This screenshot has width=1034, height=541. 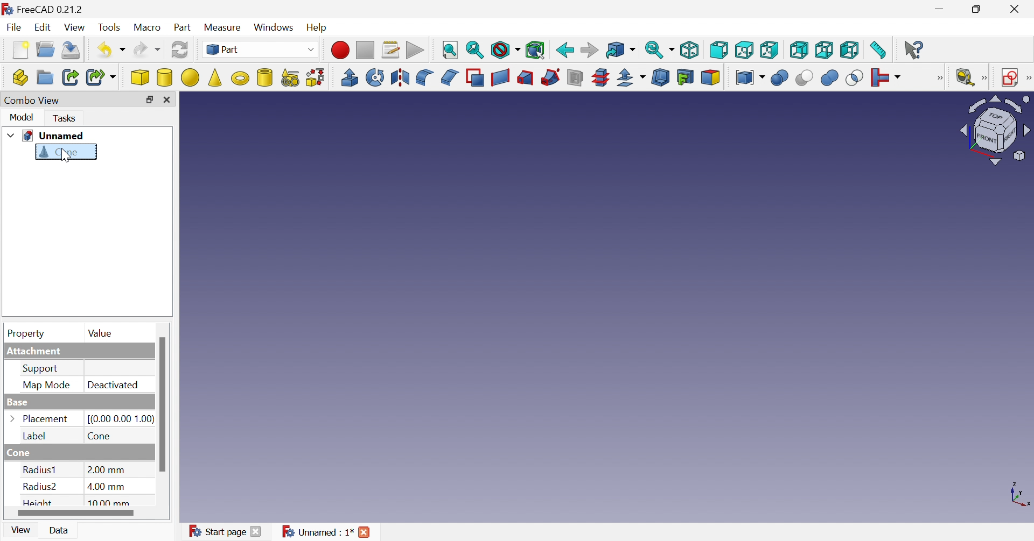 What do you see at coordinates (500, 77) in the screenshot?
I see `Create ruled surface` at bounding box center [500, 77].